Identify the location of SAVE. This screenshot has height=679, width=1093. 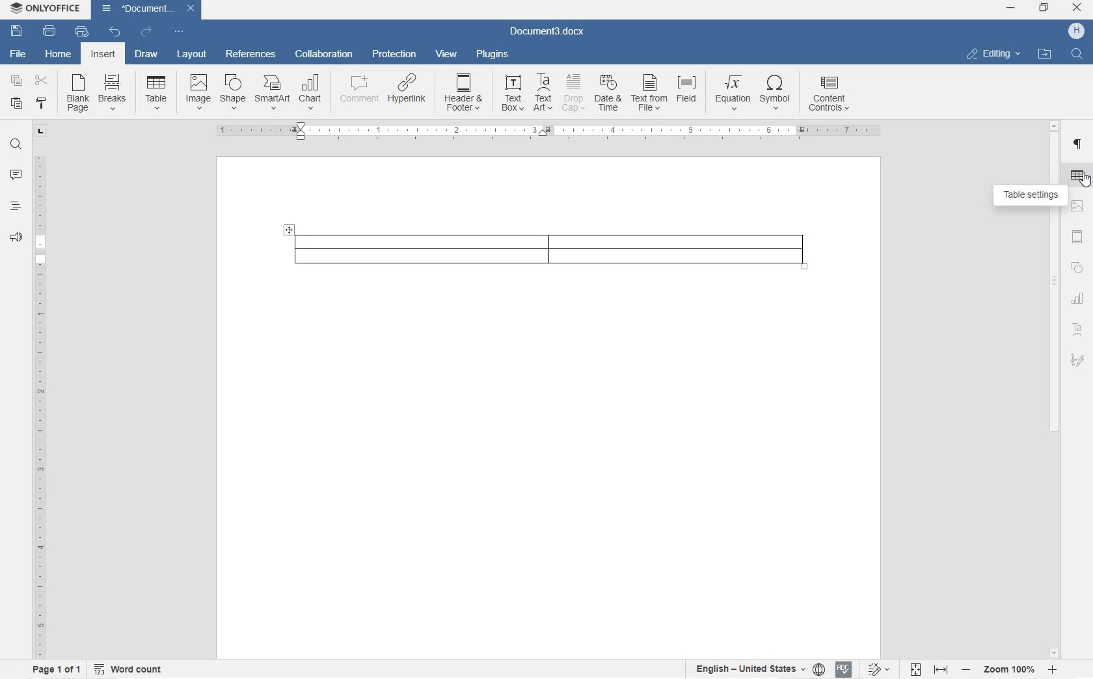
(18, 29).